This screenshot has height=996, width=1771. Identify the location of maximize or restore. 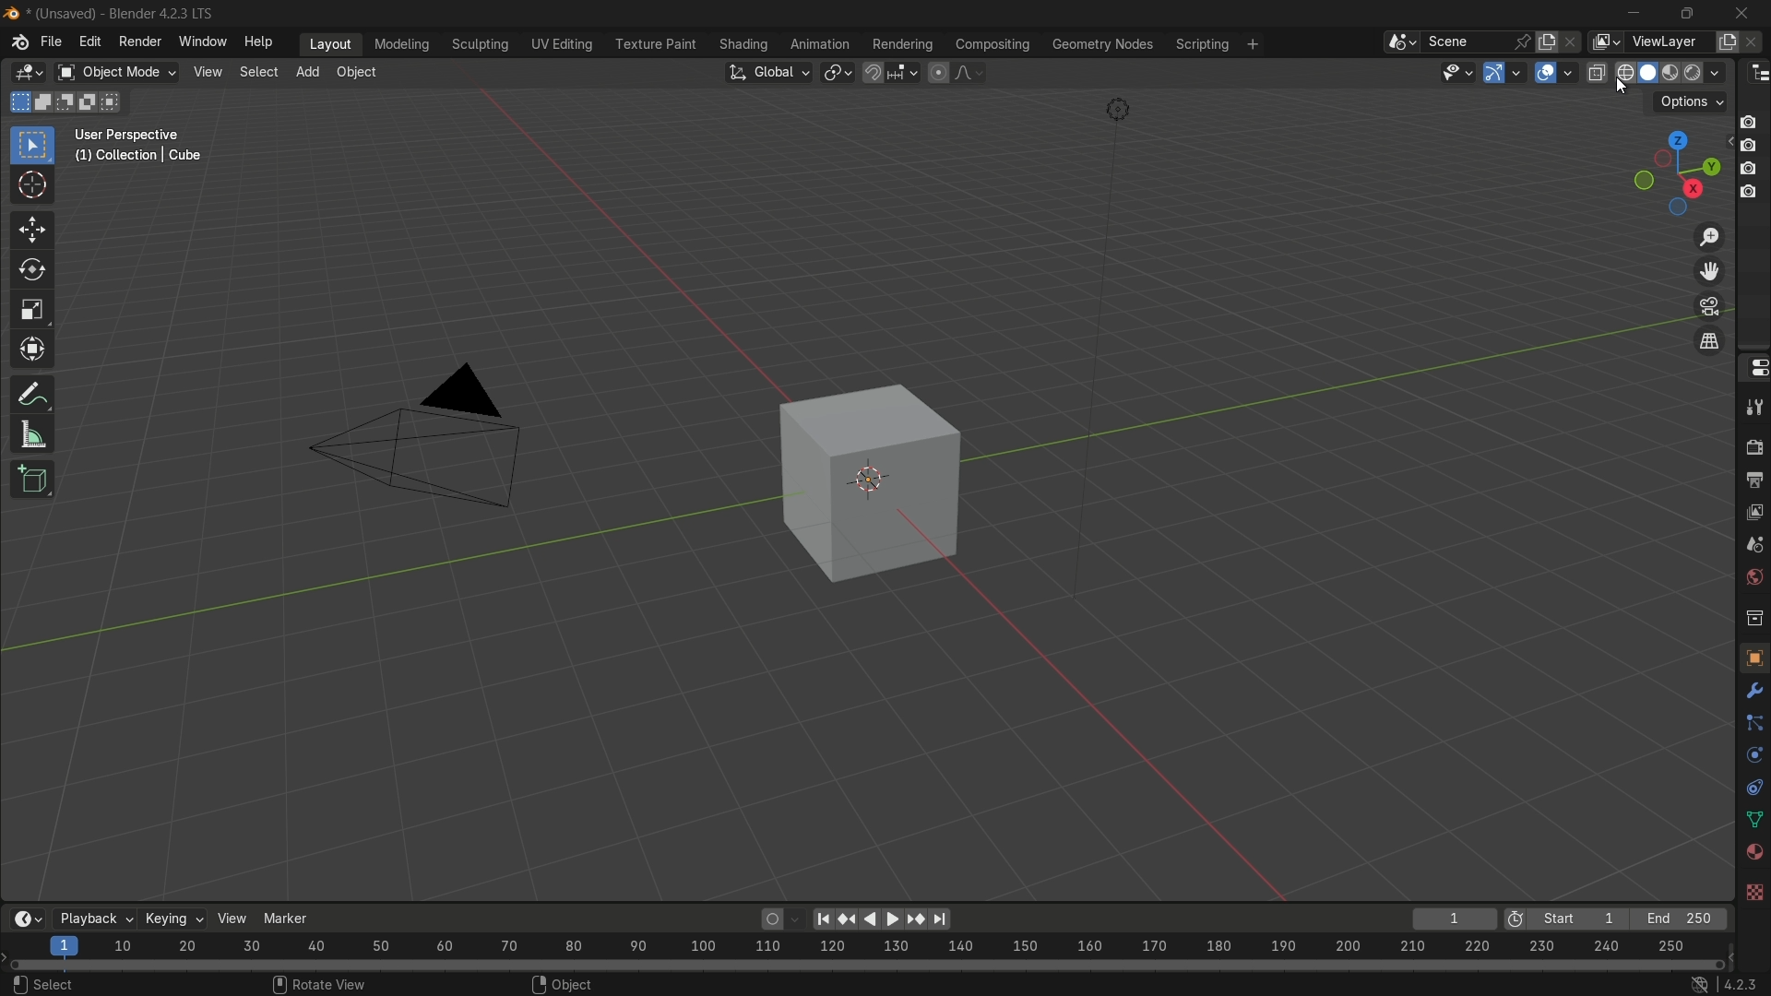
(1685, 13).